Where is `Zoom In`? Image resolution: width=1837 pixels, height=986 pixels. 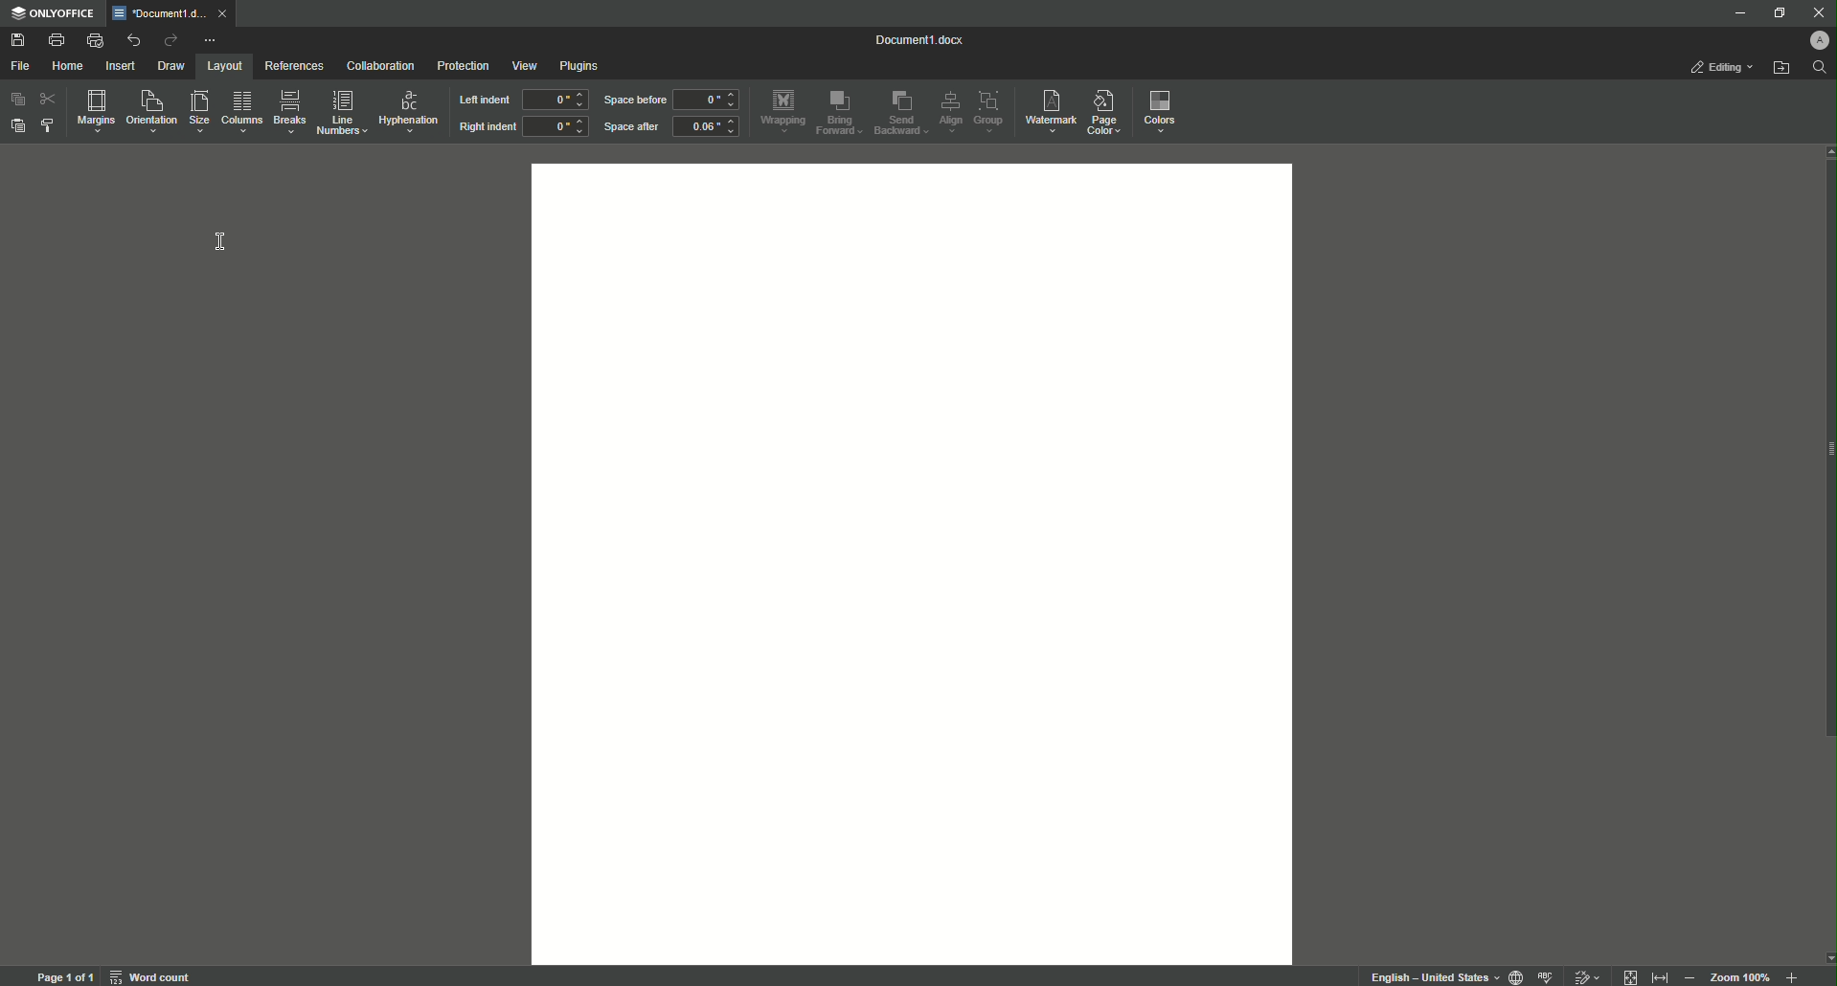
Zoom In is located at coordinates (1790, 975).